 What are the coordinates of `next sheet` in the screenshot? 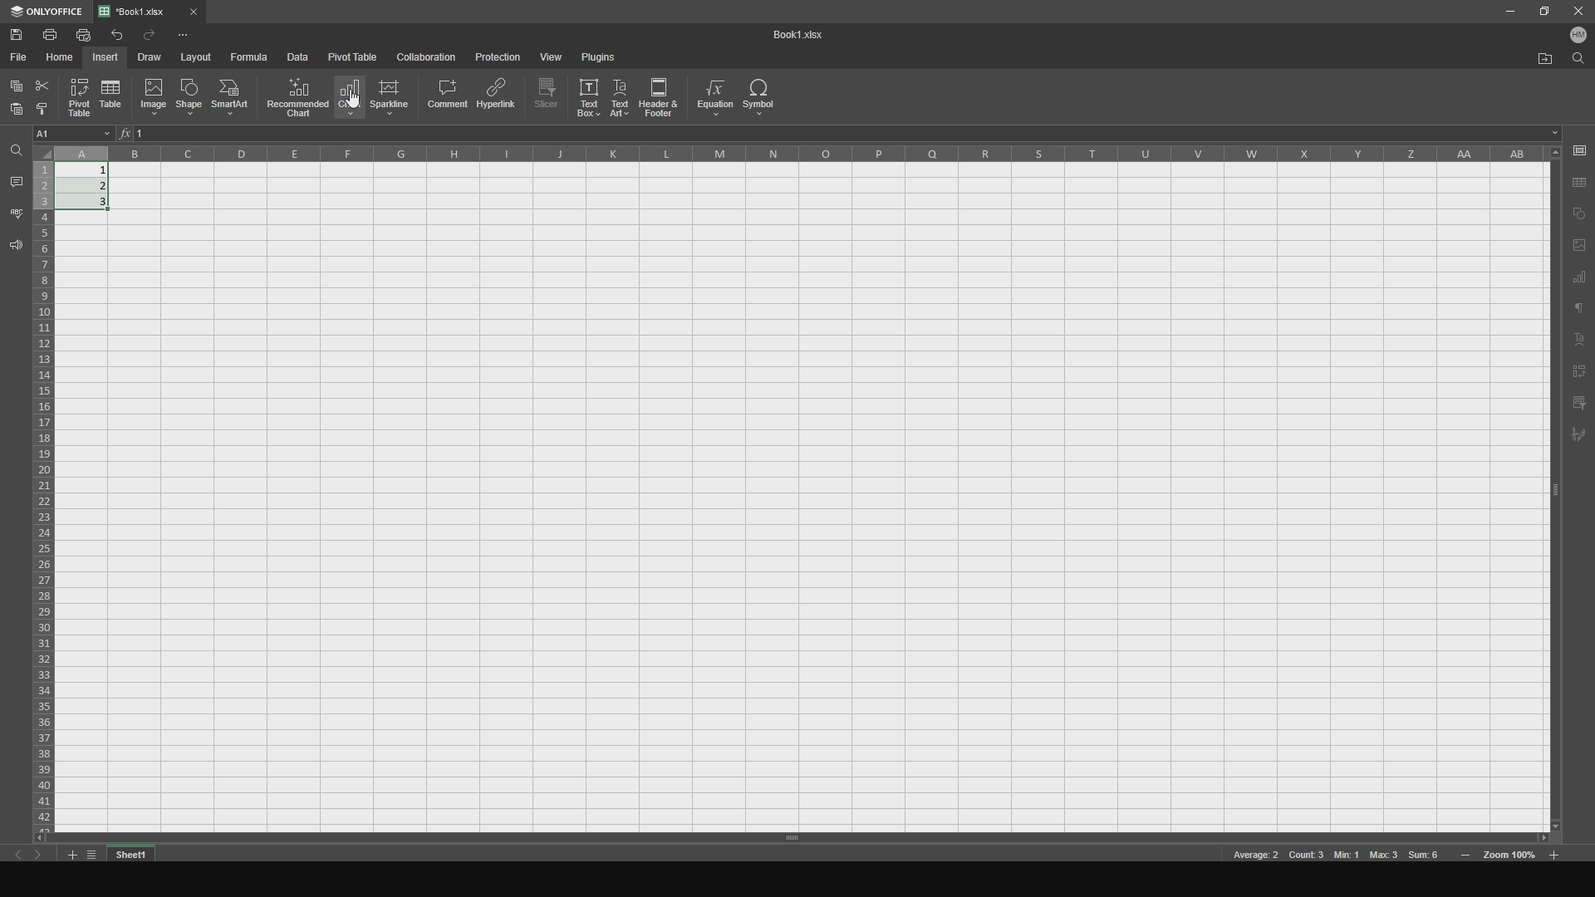 It's located at (46, 858).